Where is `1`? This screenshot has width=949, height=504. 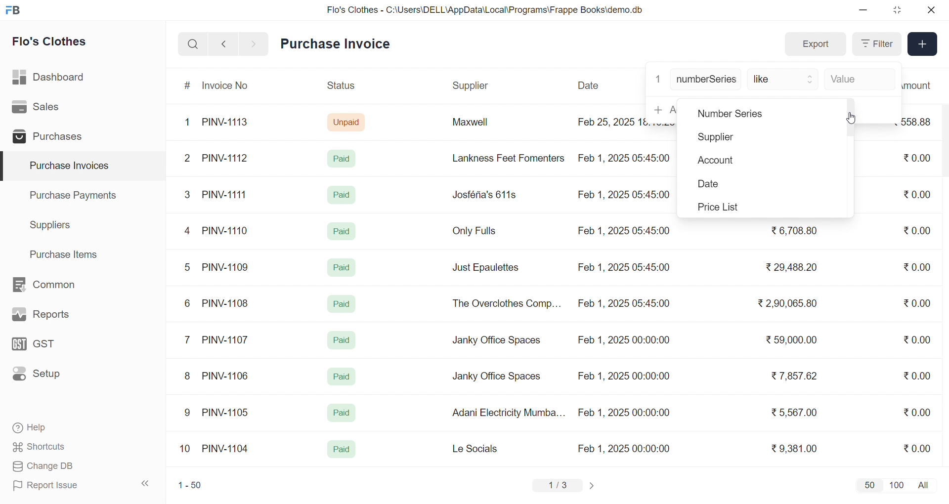 1 is located at coordinates (658, 78).